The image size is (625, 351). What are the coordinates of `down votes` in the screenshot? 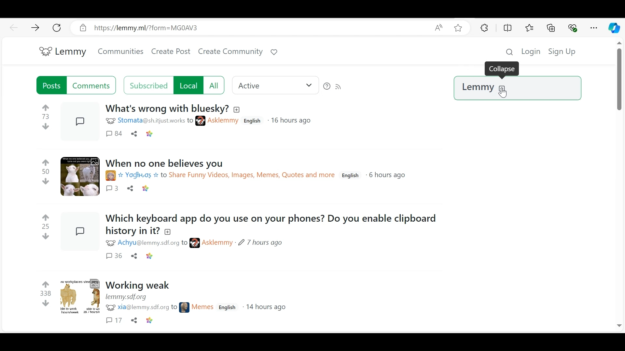 It's located at (44, 127).